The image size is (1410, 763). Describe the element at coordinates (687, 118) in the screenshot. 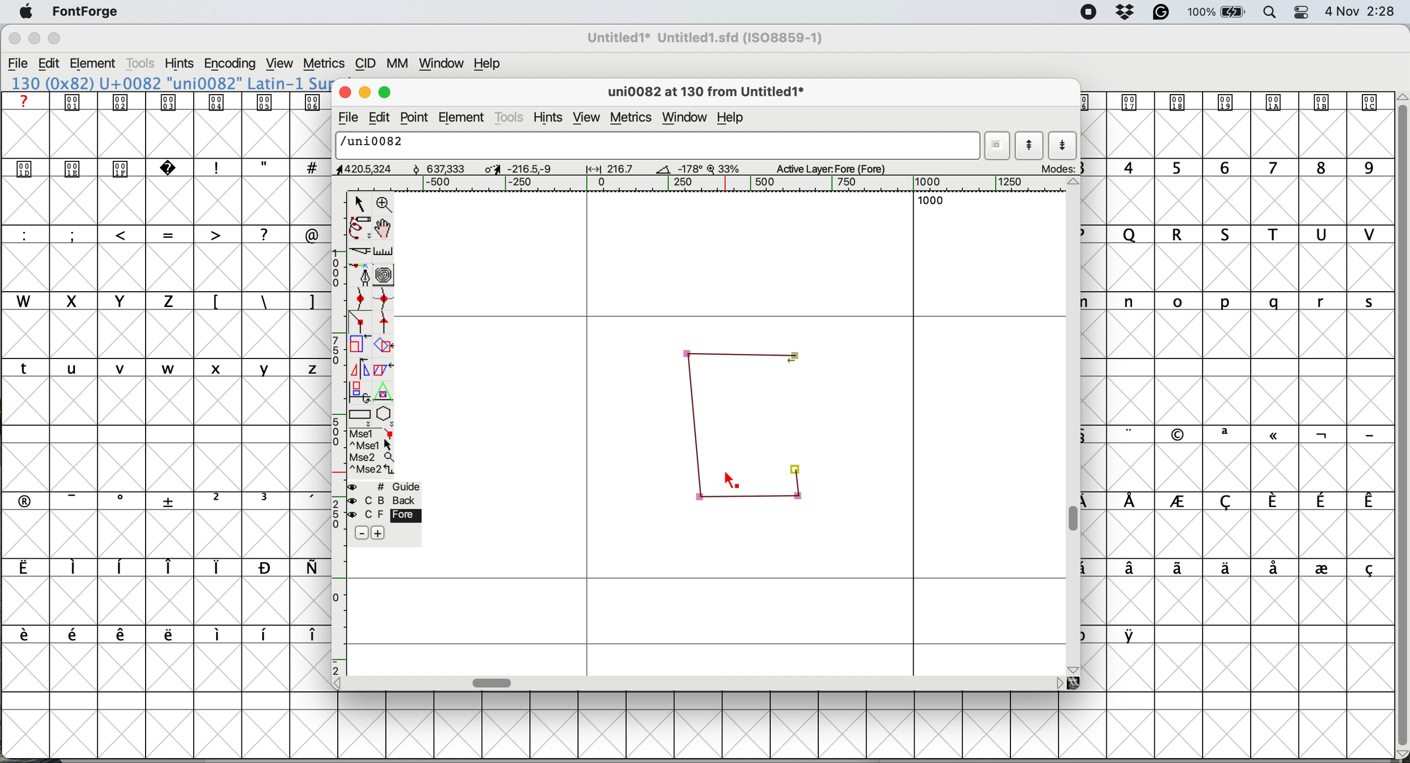

I see `window` at that location.